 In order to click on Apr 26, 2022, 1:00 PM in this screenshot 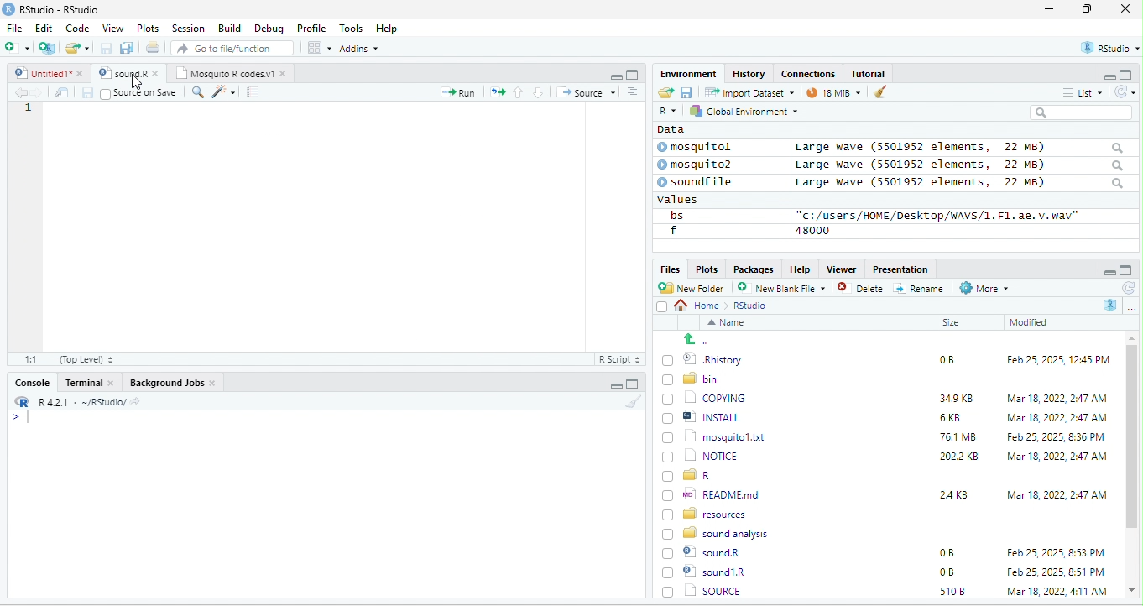, I will do `click(1057, 593)`.